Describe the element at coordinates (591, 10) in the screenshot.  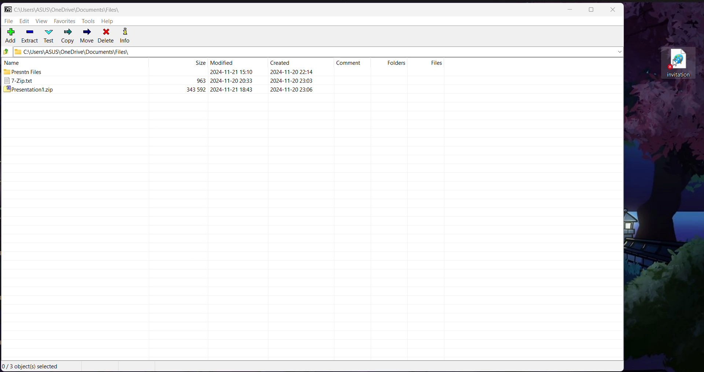
I see `Maximize` at that location.